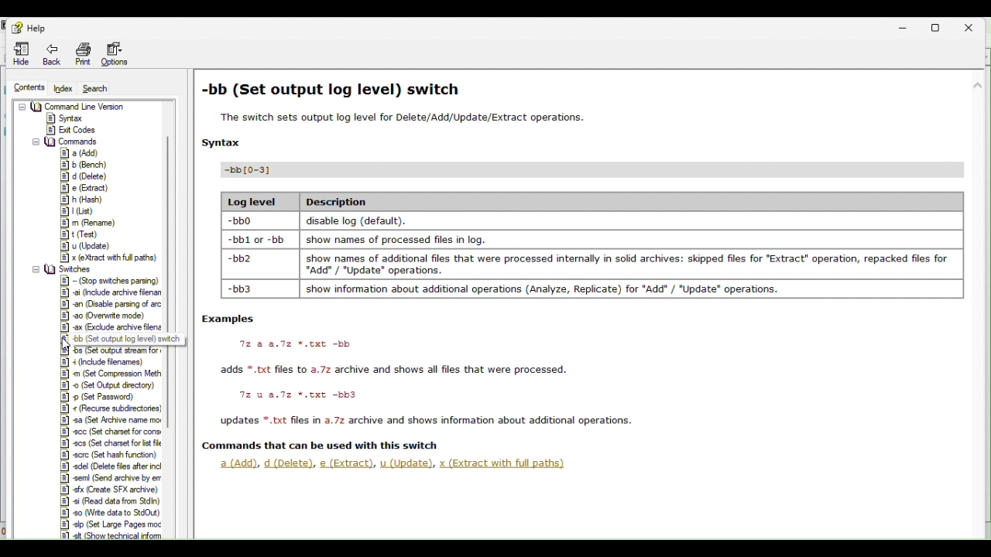 Image resolution: width=991 pixels, height=557 pixels. Describe the element at coordinates (87, 246) in the screenshot. I see `#] u (Update)` at that location.